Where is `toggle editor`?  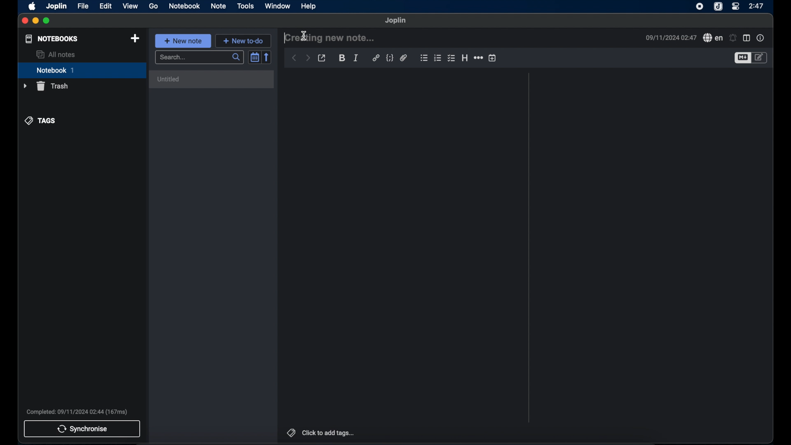
toggle editor is located at coordinates (761, 57).